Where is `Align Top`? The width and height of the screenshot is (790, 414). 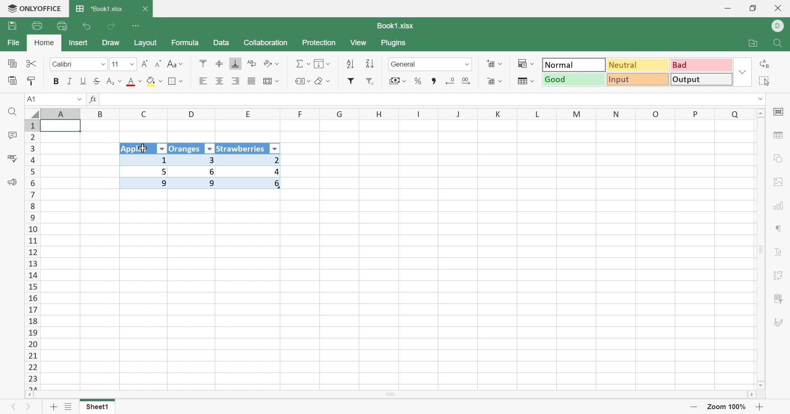 Align Top is located at coordinates (202, 63).